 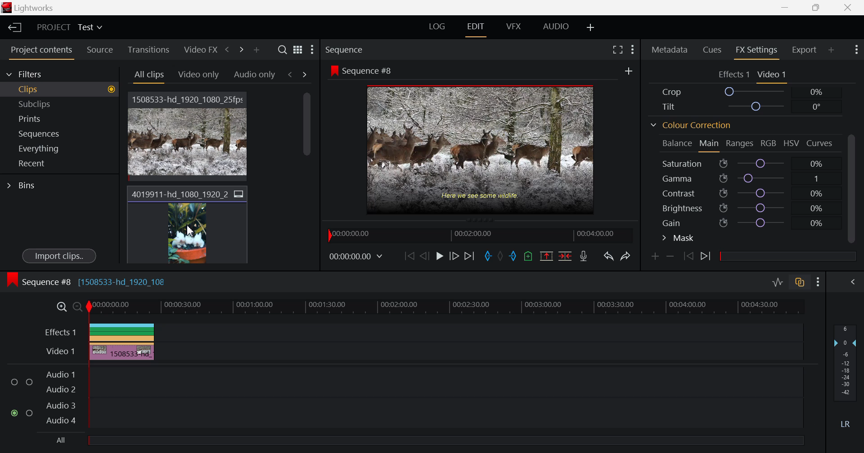 I want to click on Minimize, so click(x=816, y=8).